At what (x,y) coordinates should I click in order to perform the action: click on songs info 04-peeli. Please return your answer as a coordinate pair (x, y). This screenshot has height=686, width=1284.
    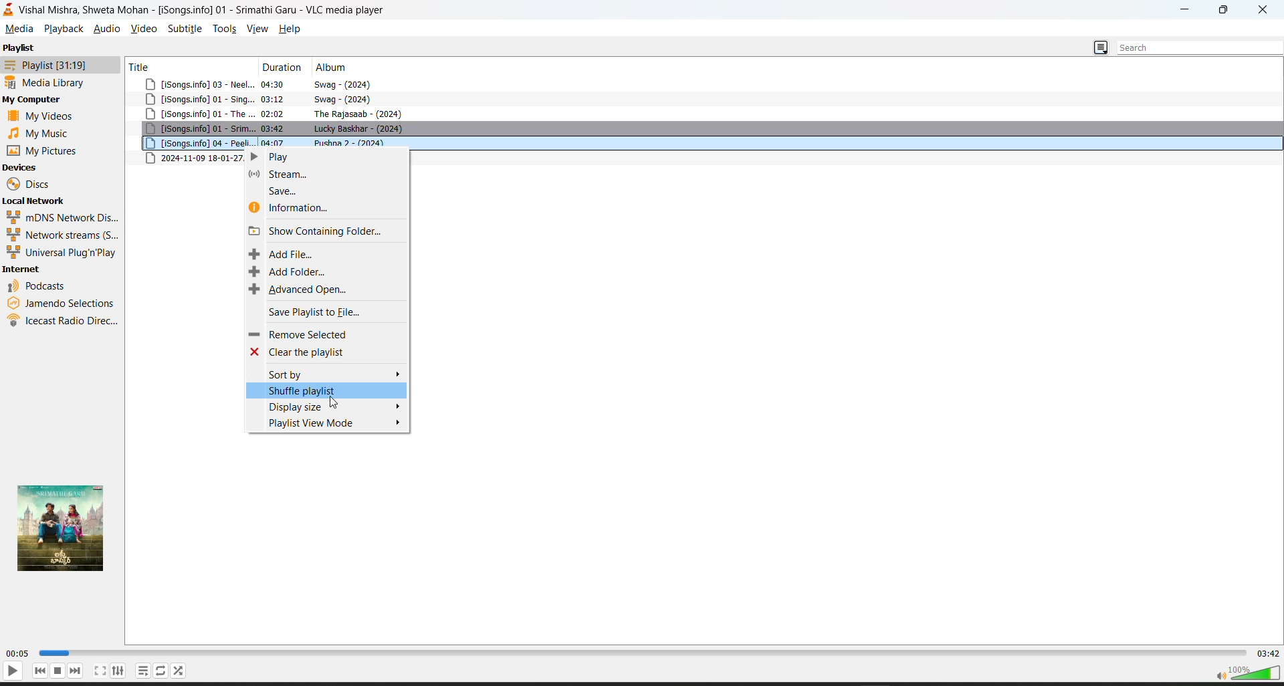
    Looking at the image, I should click on (198, 142).